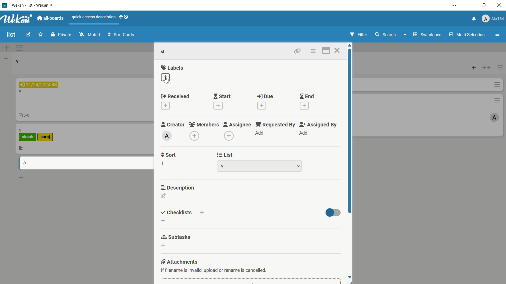 The height and width of the screenshot is (284, 506). I want to click on add members, so click(194, 136).